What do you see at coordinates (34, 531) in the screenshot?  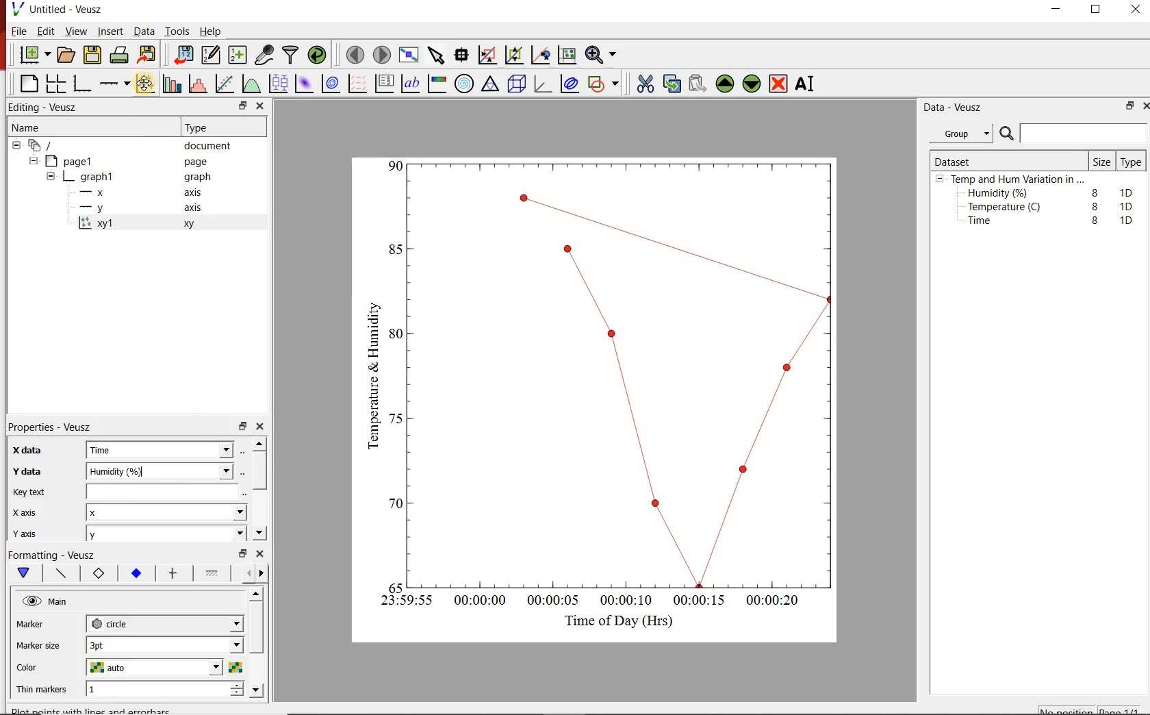 I see `y axis` at bounding box center [34, 531].